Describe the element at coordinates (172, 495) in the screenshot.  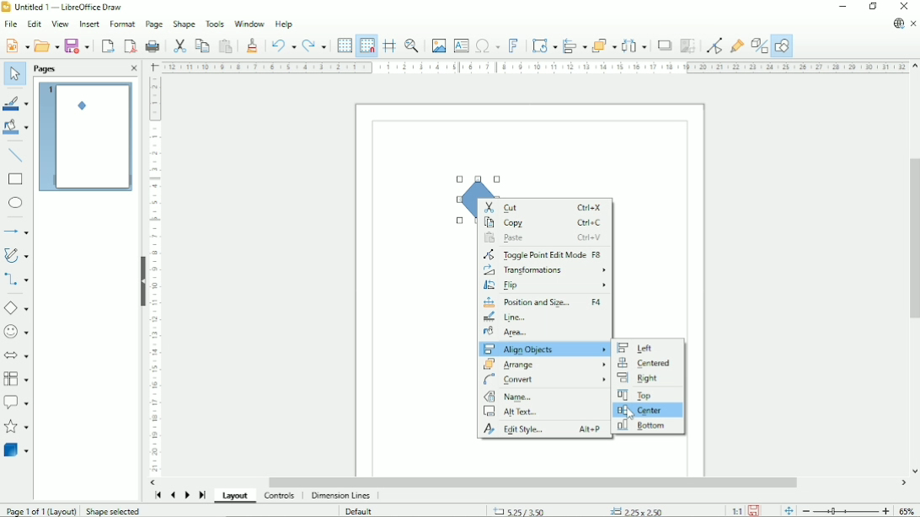
I see `Scroll to previous page` at that location.